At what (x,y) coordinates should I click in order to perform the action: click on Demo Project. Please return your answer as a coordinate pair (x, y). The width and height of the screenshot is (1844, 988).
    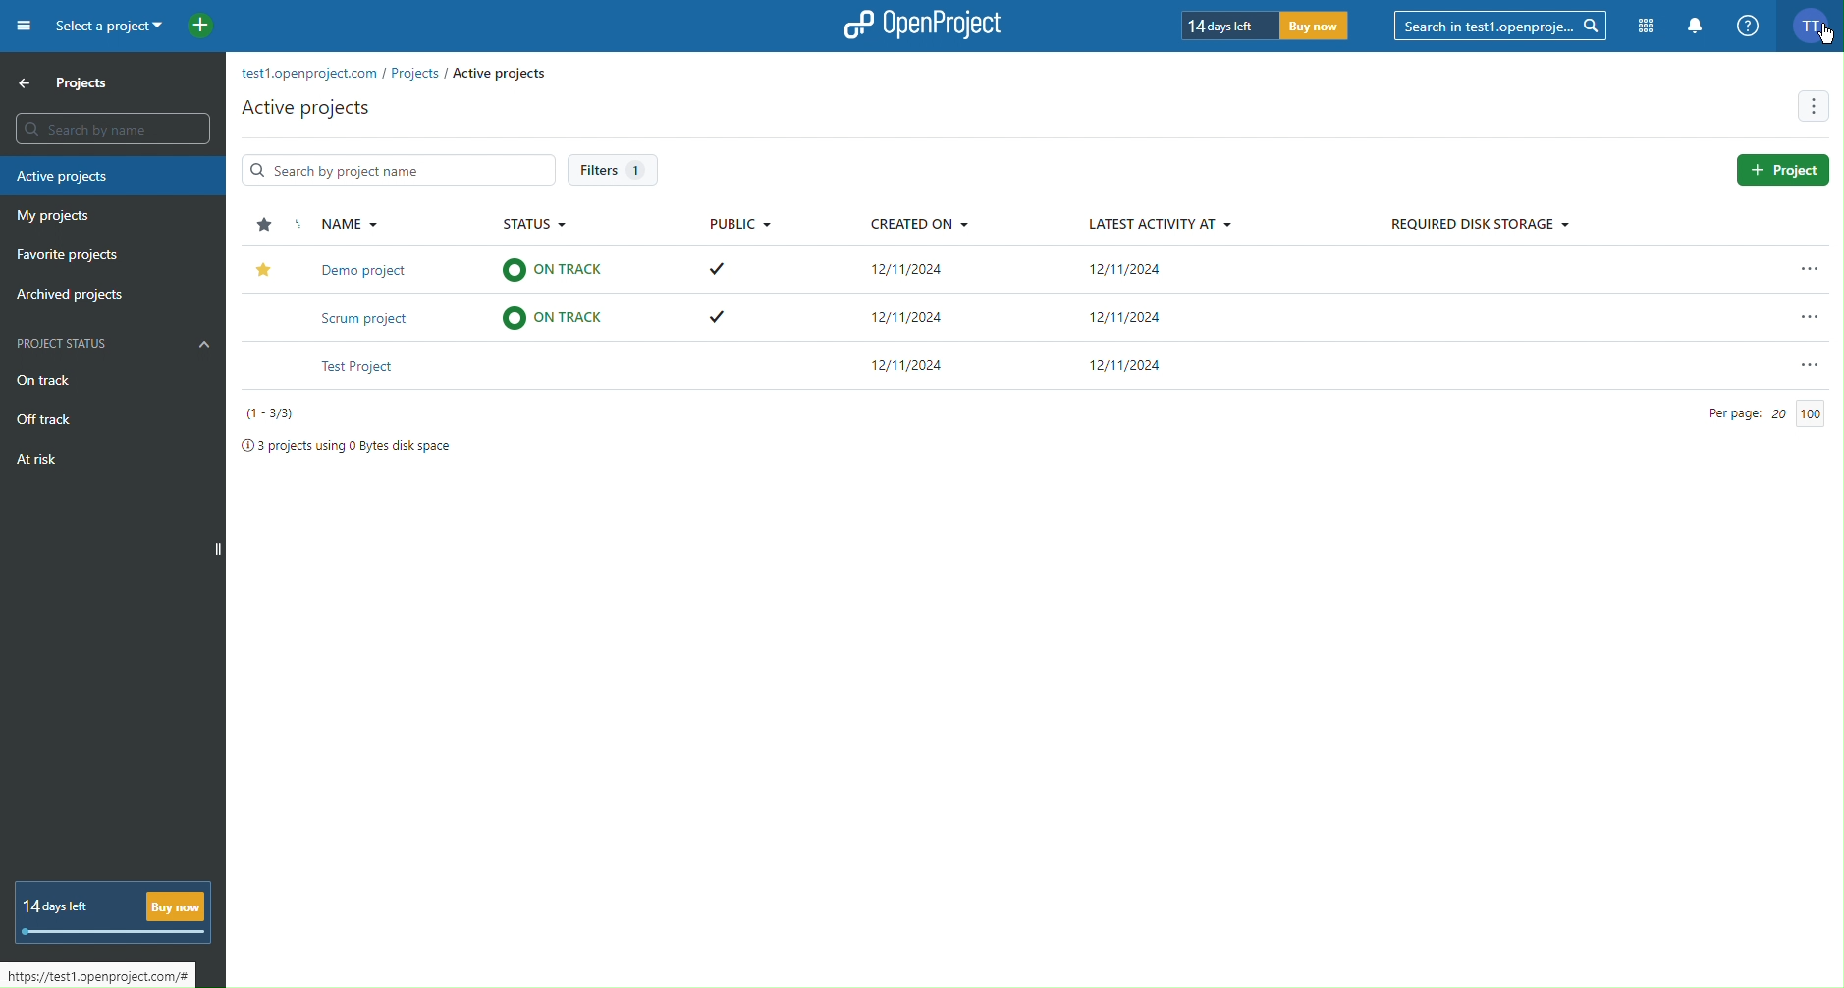
    Looking at the image, I should click on (373, 270).